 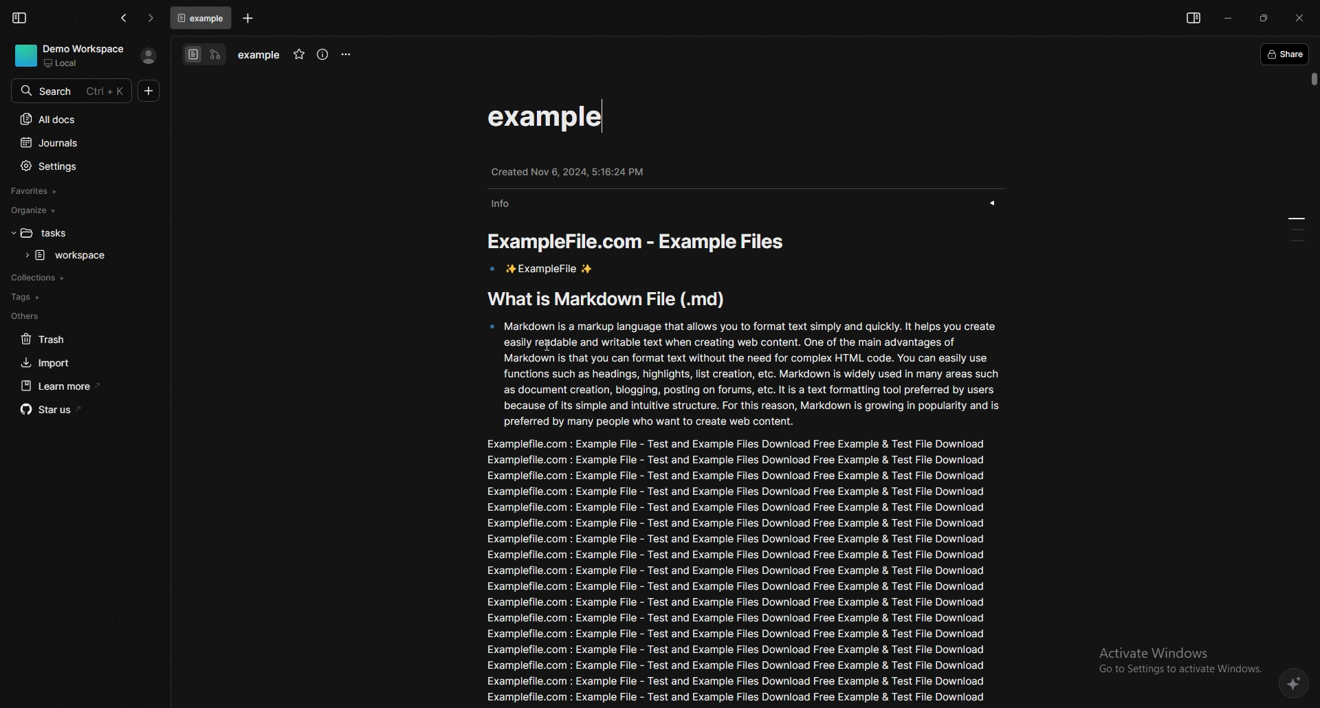 I want to click on favourites, so click(x=76, y=192).